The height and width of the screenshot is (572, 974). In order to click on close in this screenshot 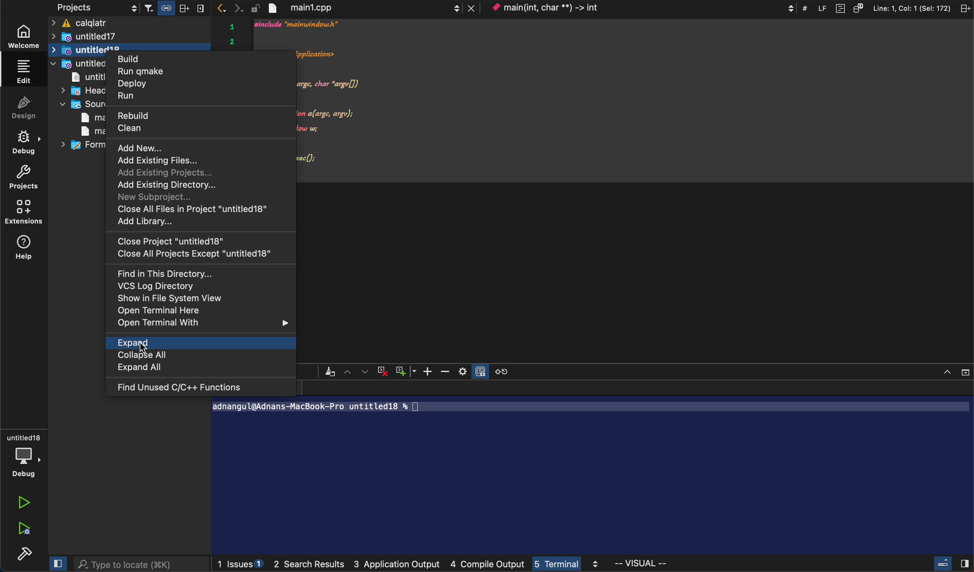, I will do `click(174, 240)`.